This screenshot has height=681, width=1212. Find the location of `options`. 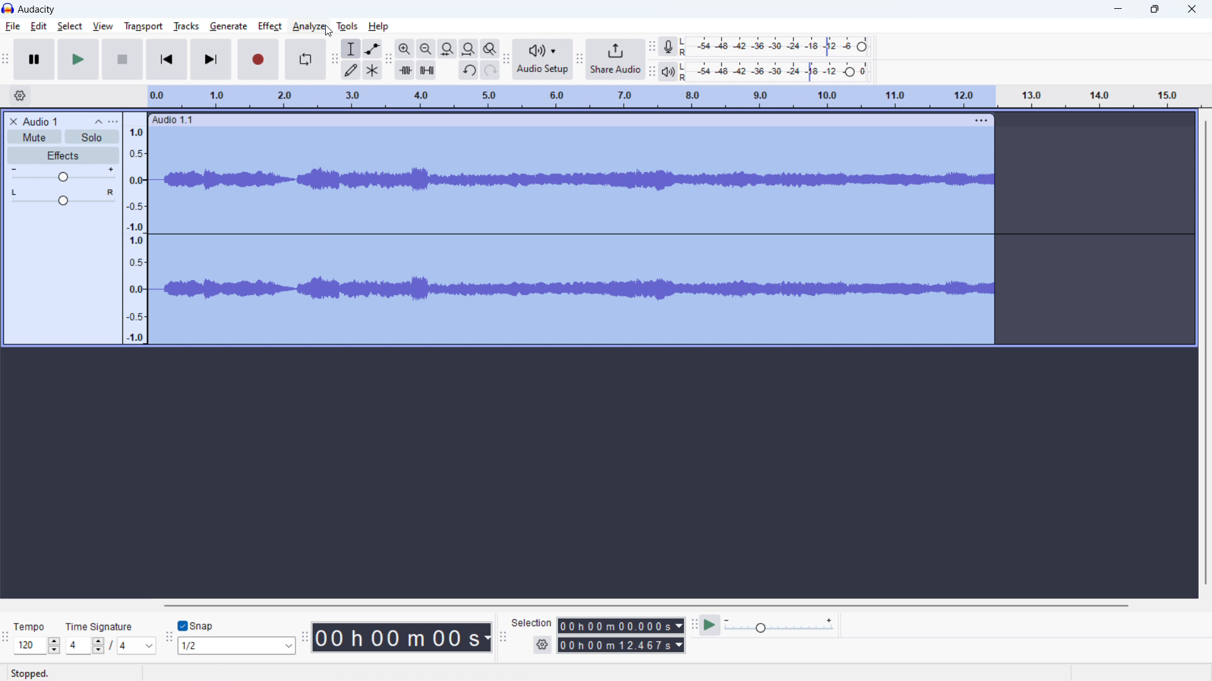

options is located at coordinates (113, 122).